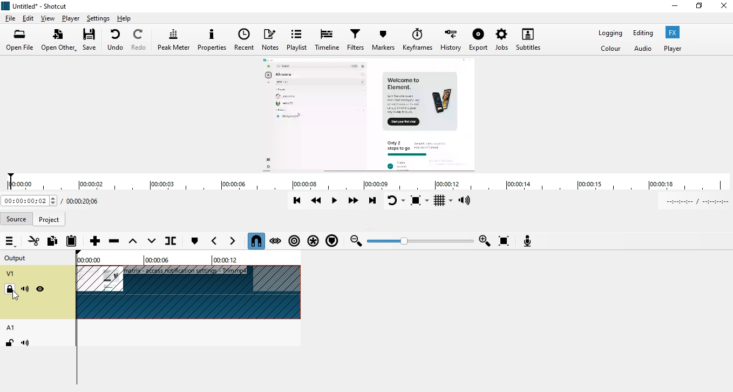 The image size is (733, 392). I want to click on help, so click(132, 18).